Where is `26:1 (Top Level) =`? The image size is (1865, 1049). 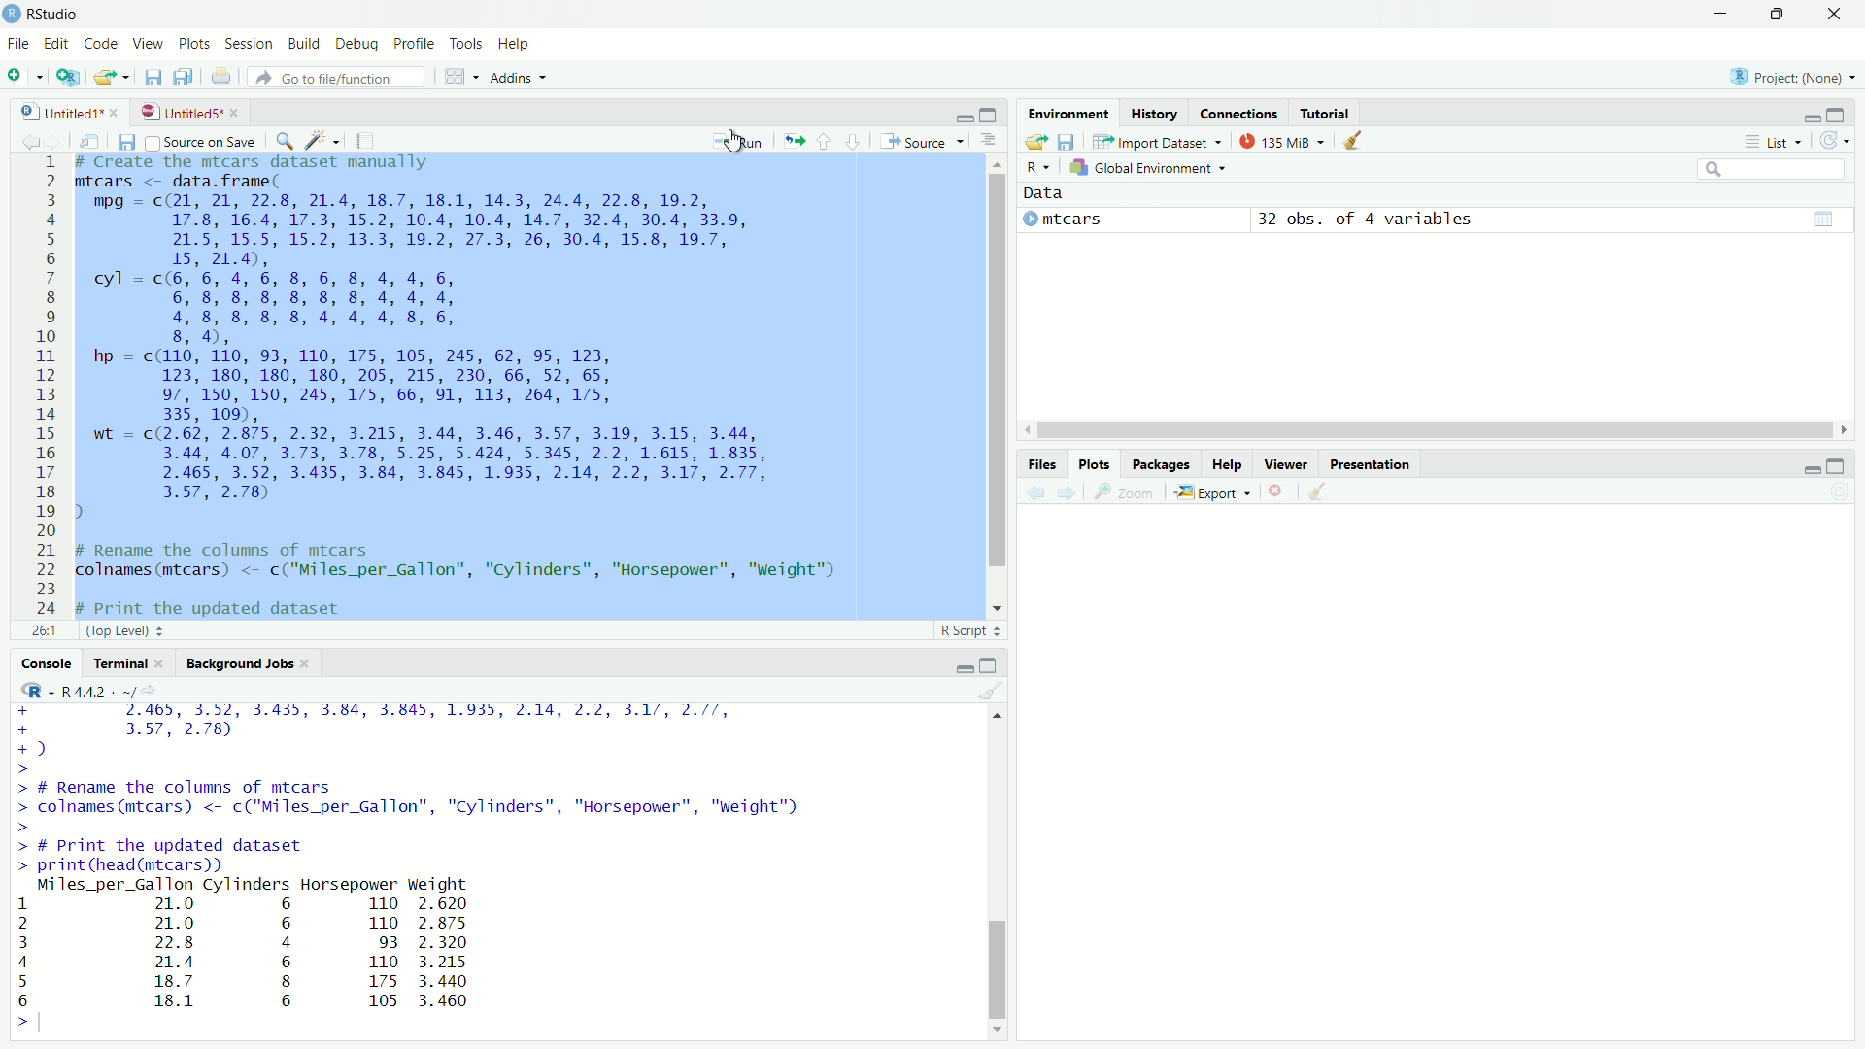
26:1 (Top Level) = is located at coordinates (110, 628).